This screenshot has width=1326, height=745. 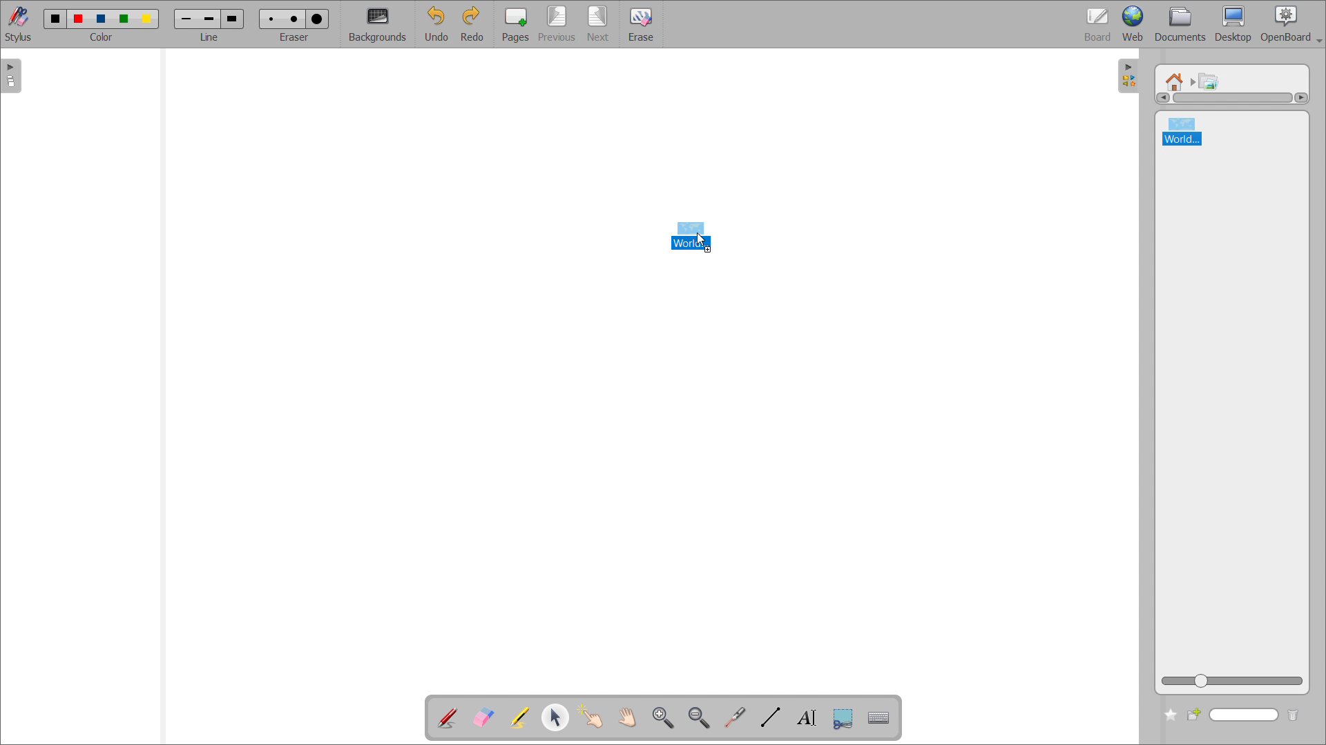 I want to click on redo, so click(x=472, y=24).